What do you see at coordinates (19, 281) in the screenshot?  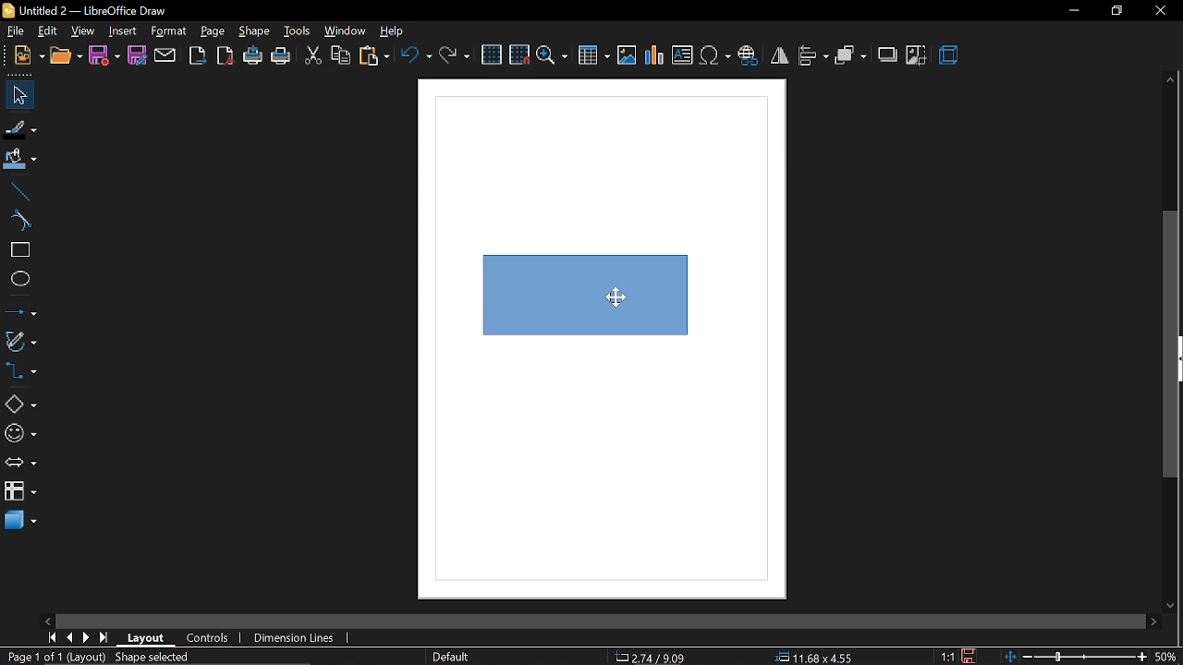 I see `ellipse` at bounding box center [19, 281].